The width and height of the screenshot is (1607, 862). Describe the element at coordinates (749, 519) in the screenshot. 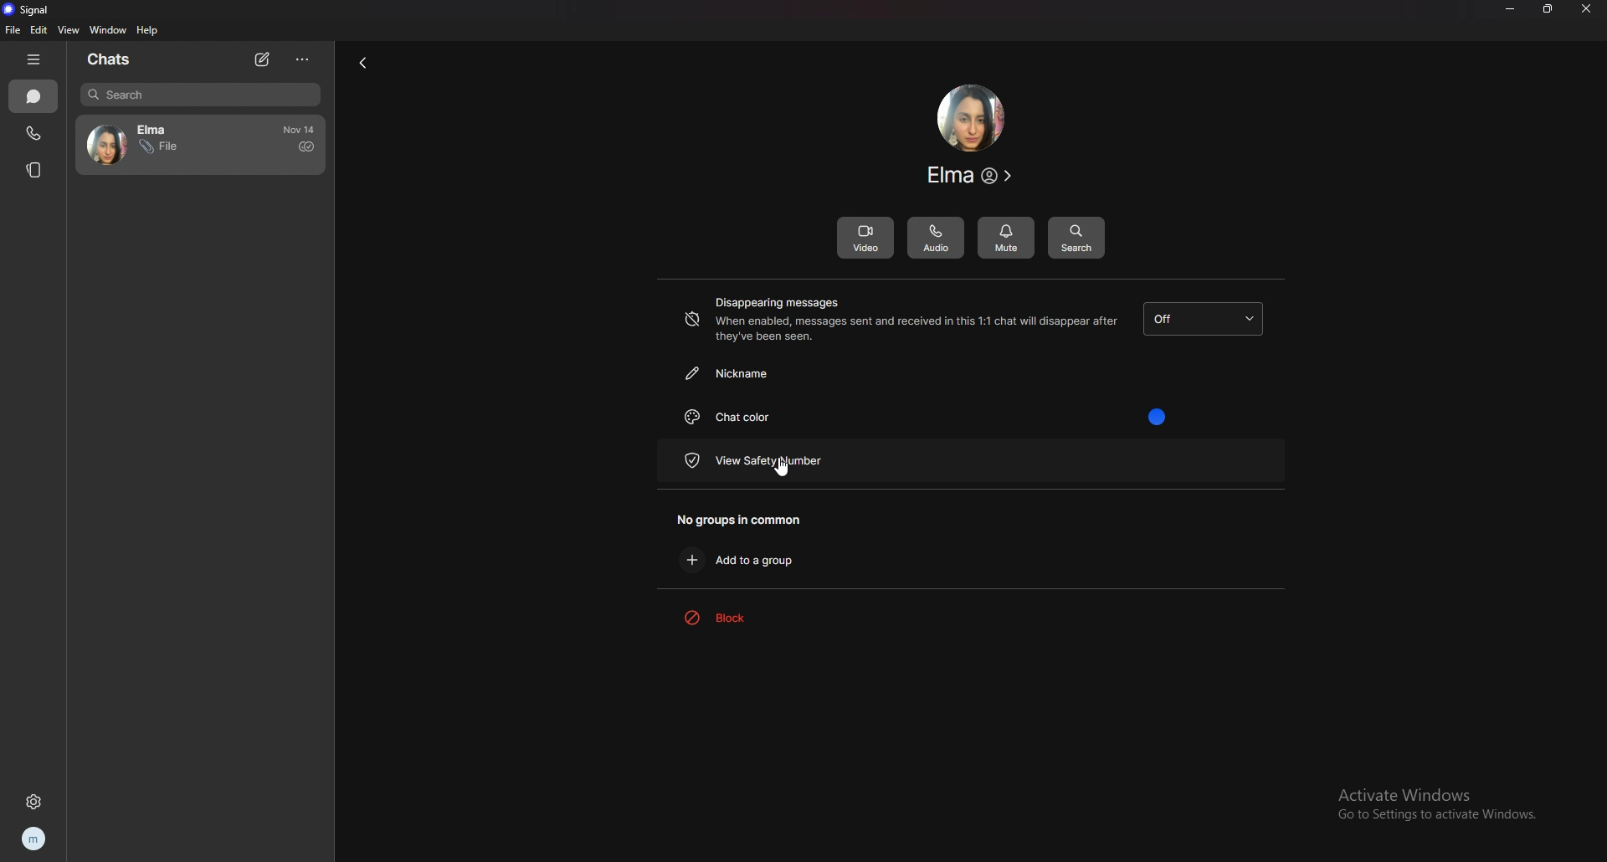

I see `no groups in common` at that location.